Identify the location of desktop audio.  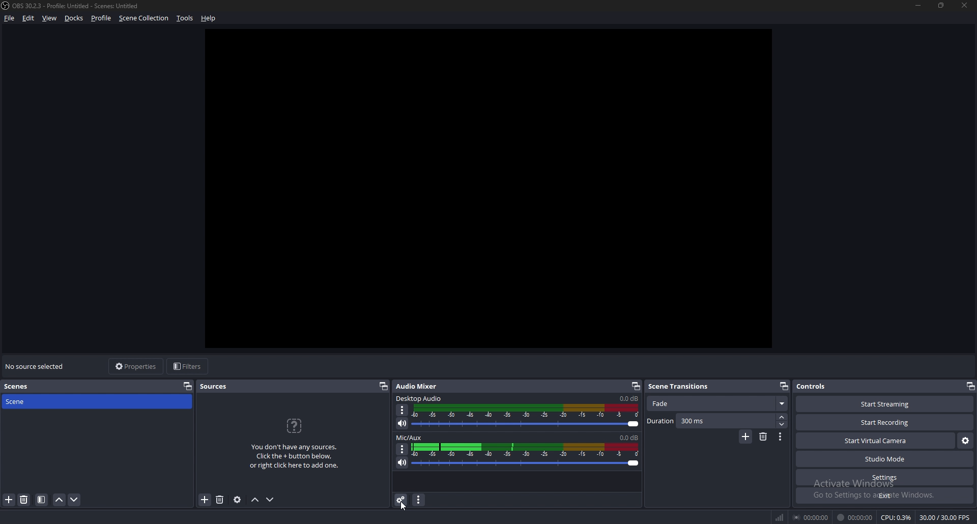
(420, 399).